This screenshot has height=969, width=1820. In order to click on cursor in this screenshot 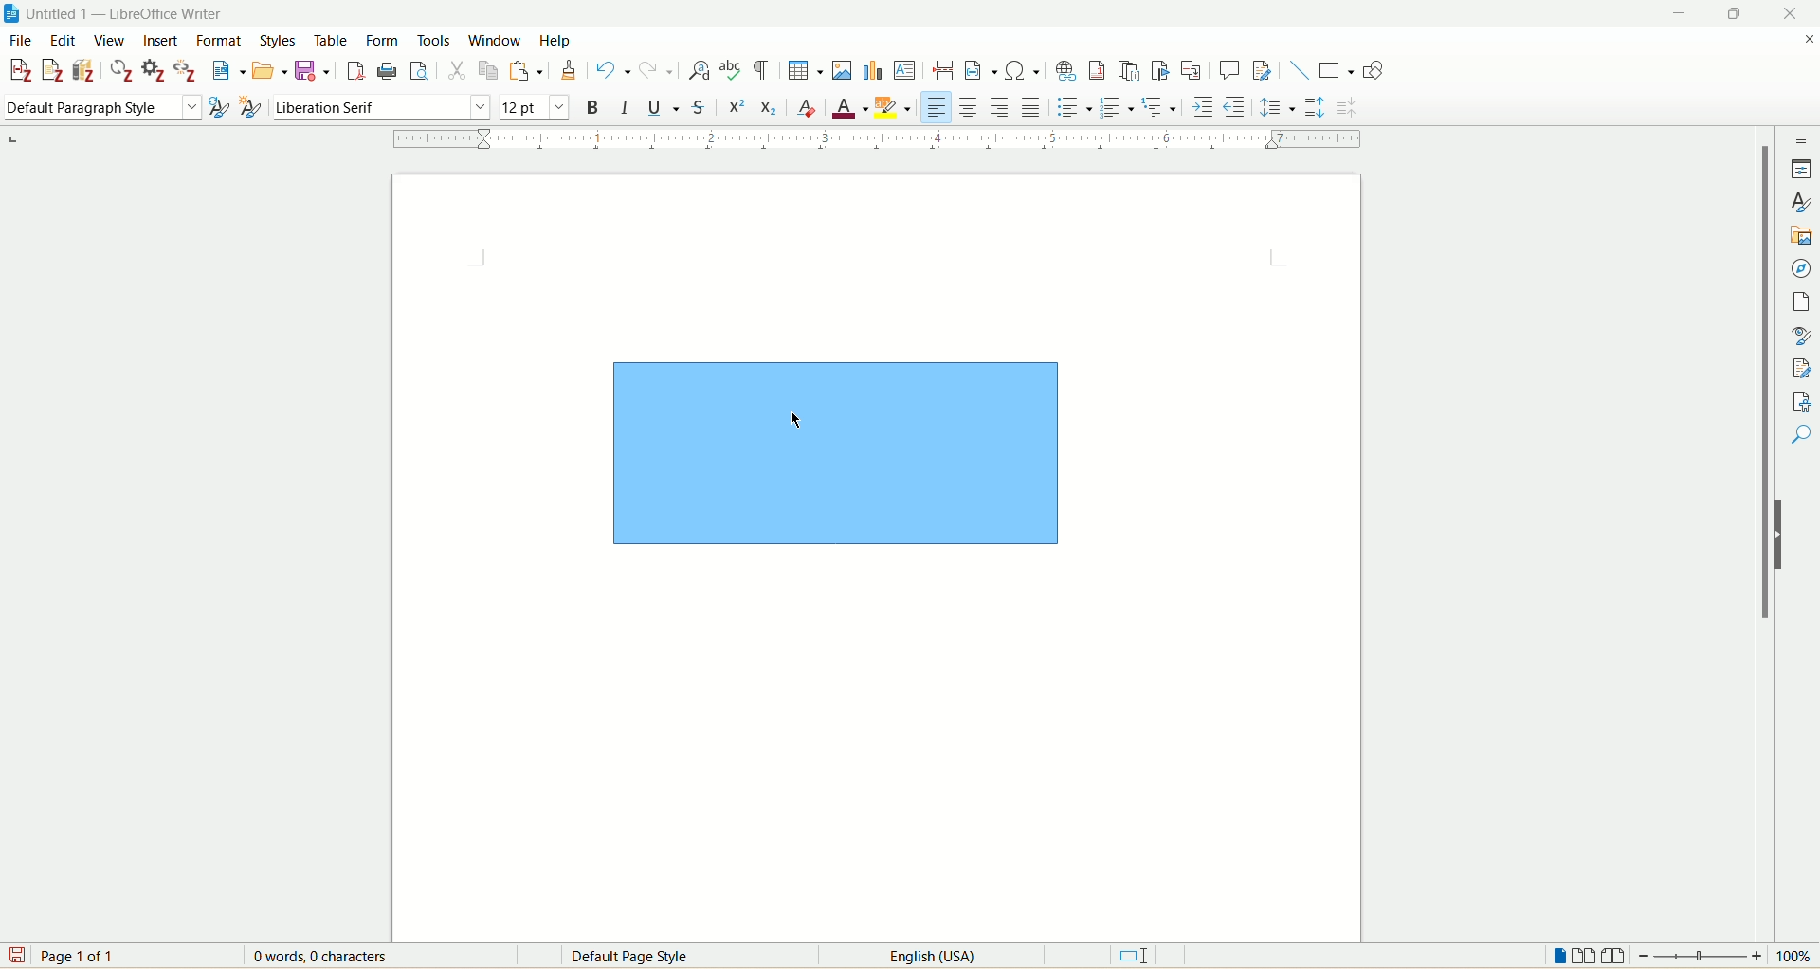, I will do `click(799, 422)`.